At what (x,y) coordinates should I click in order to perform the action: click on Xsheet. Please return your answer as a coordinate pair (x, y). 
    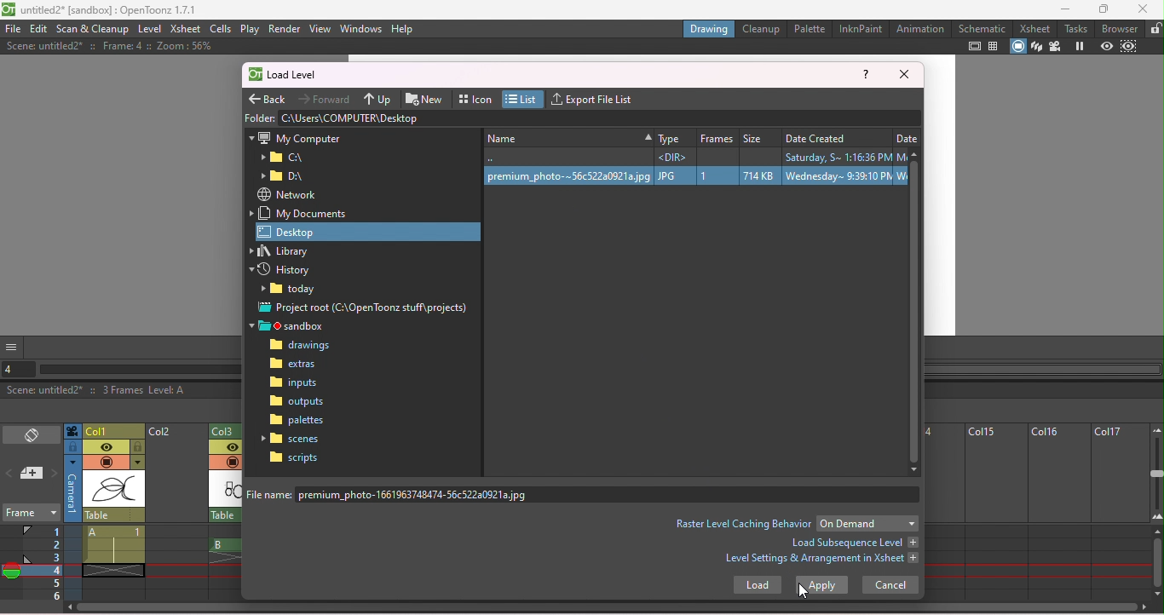
    Looking at the image, I should click on (1037, 28).